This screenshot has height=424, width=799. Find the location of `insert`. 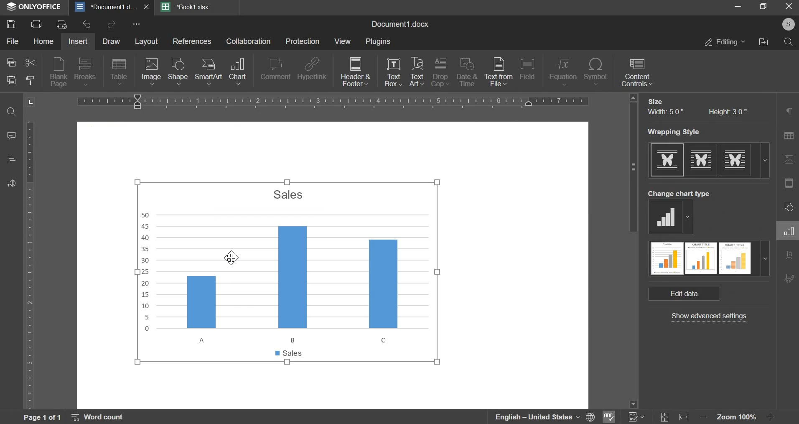

insert is located at coordinates (79, 42).